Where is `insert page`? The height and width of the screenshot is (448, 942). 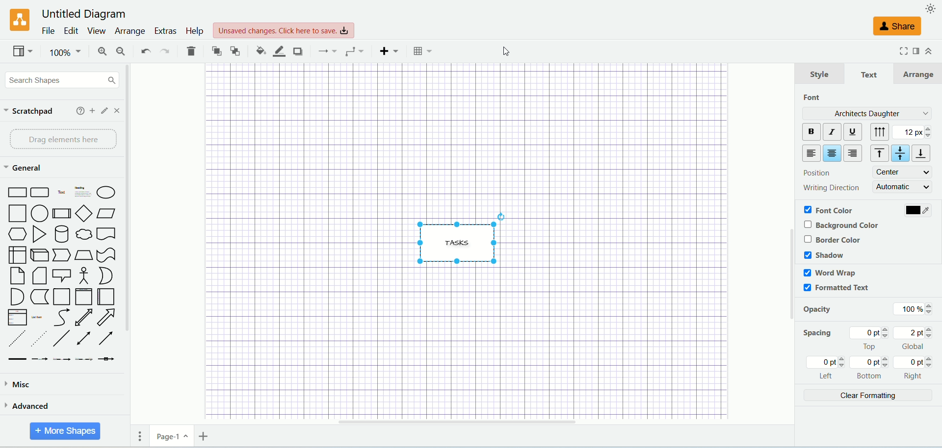 insert page is located at coordinates (203, 436).